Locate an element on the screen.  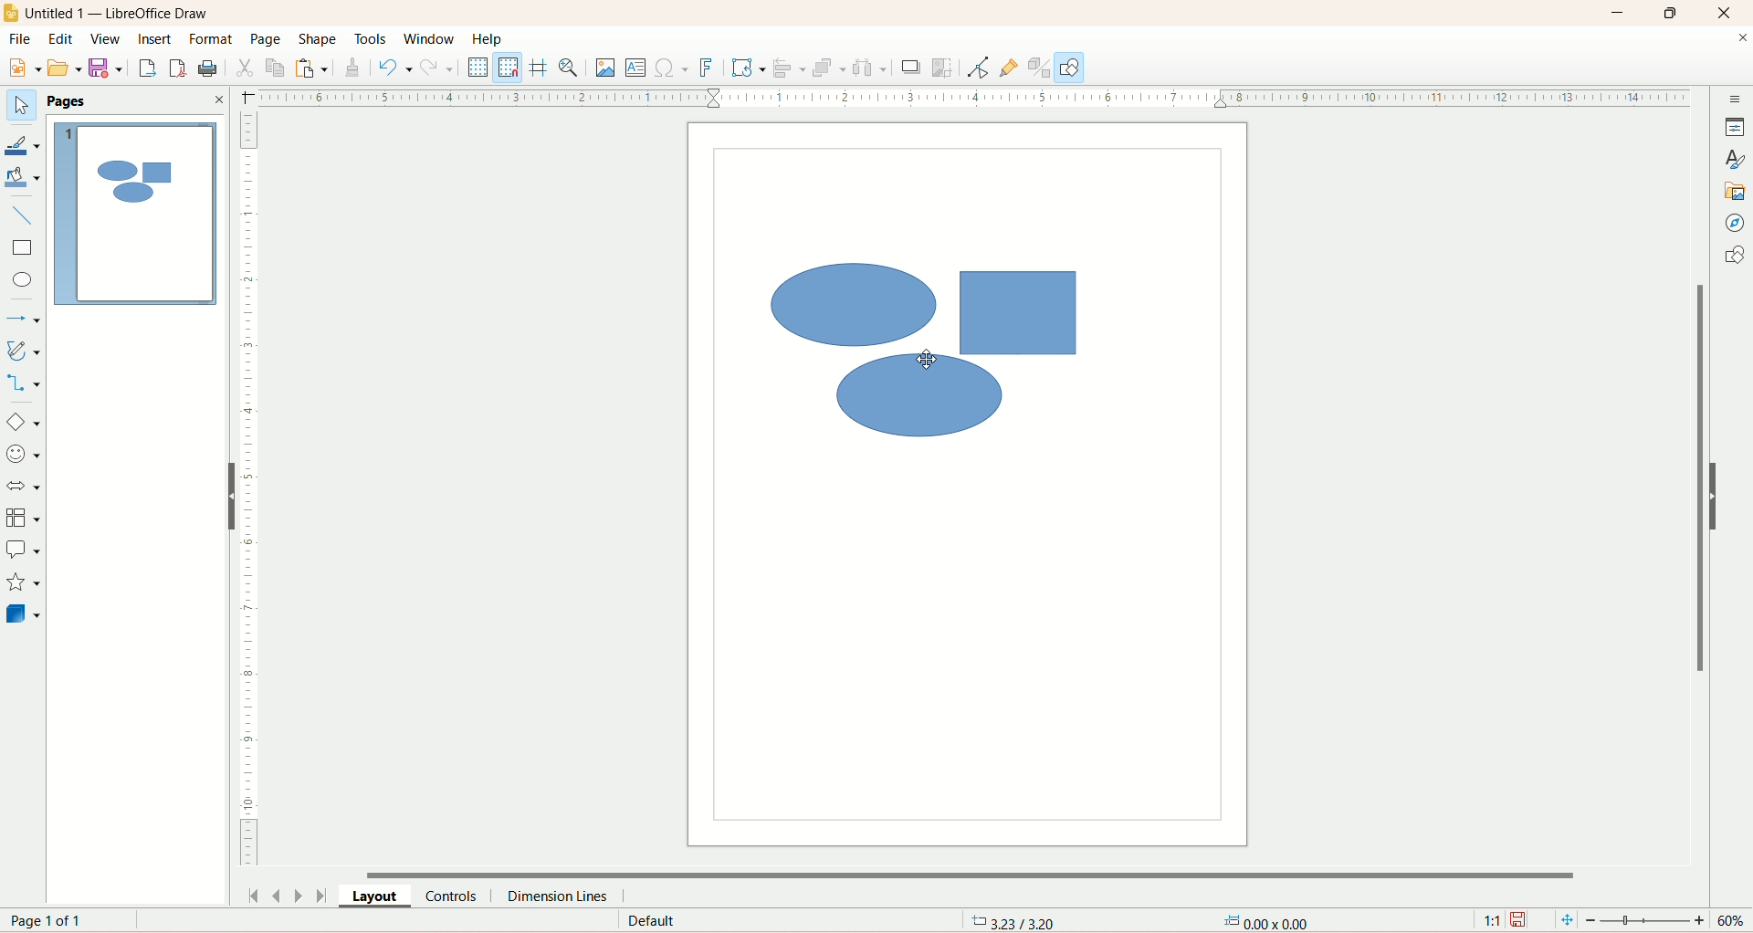
paste is located at coordinates (310, 66).